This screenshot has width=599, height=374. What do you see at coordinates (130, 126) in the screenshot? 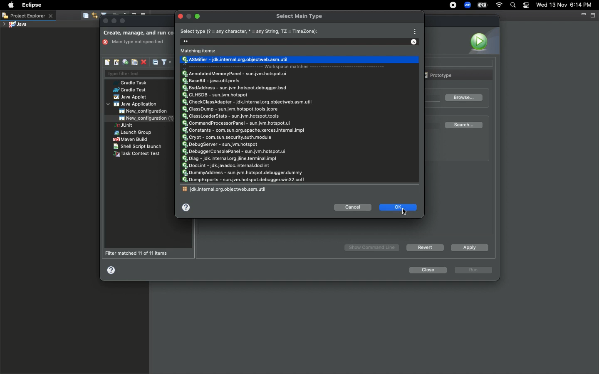
I see `JUnit` at bounding box center [130, 126].